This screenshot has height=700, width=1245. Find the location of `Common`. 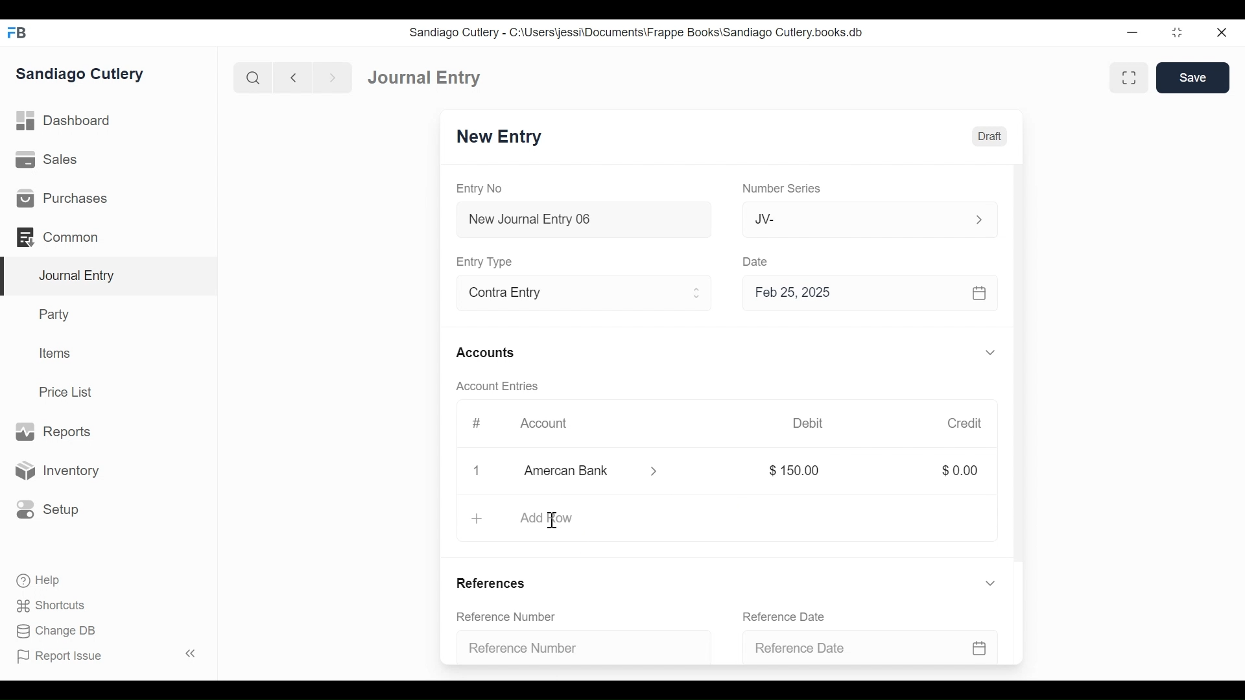

Common is located at coordinates (64, 237).